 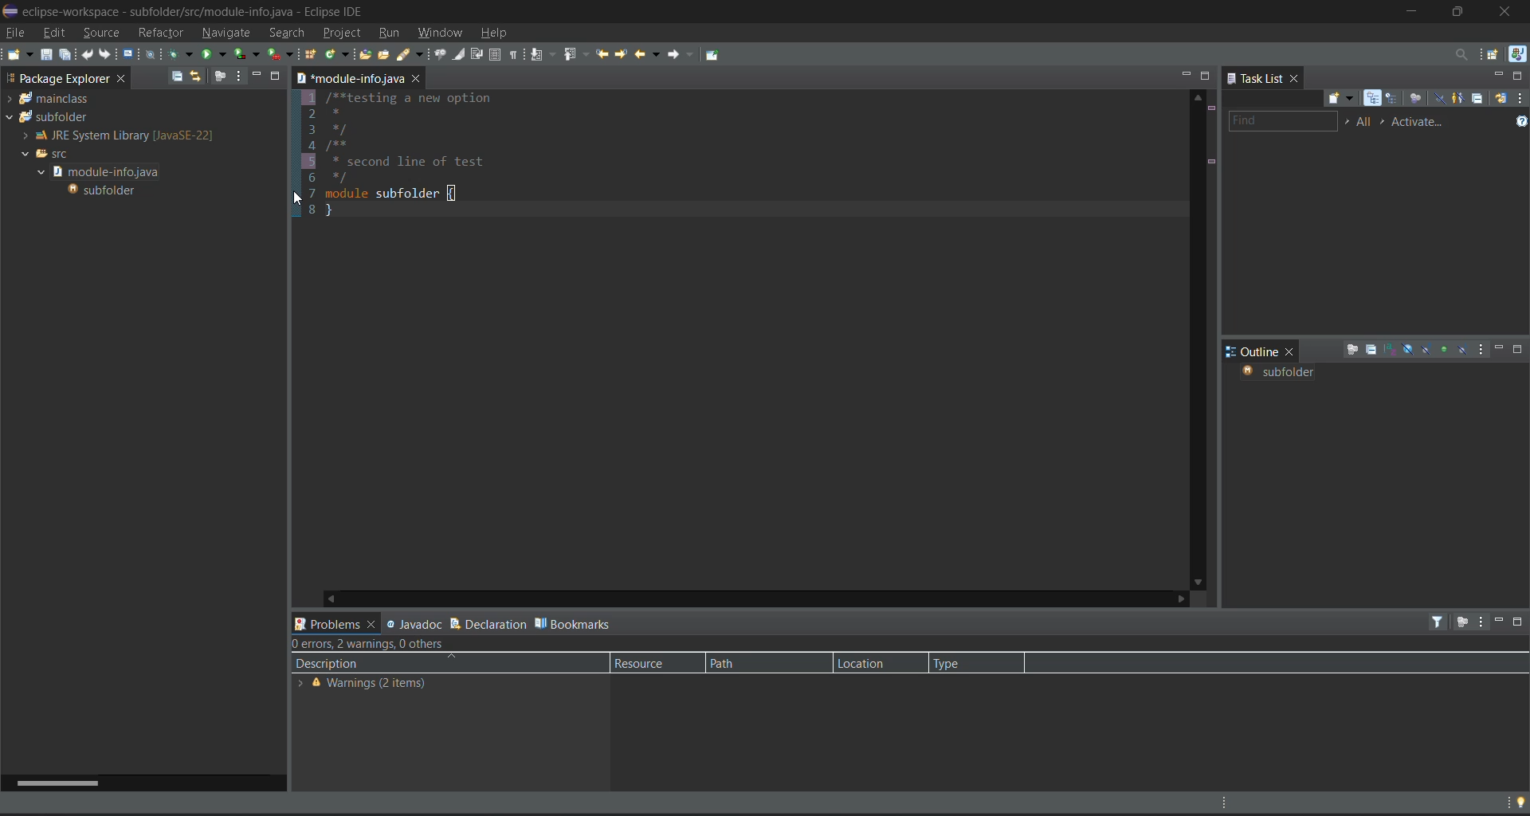 What do you see at coordinates (53, 782) in the screenshot?
I see `horizontal scroll bar` at bounding box center [53, 782].